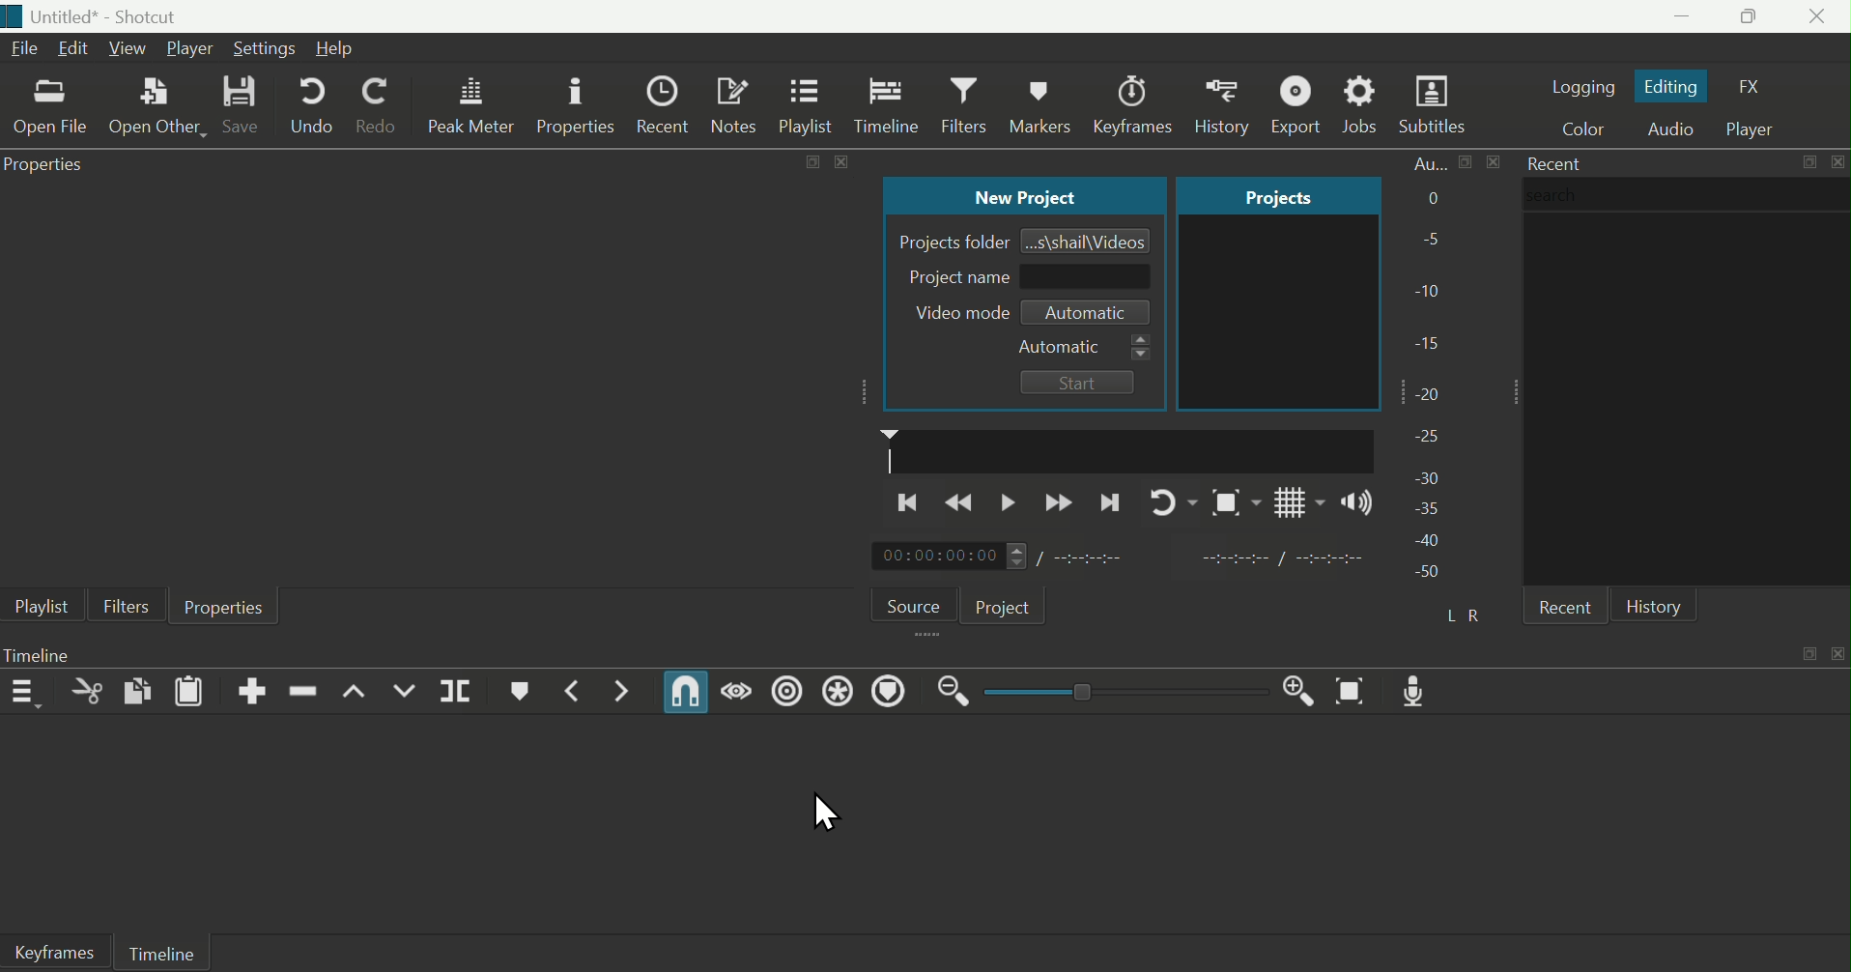  Describe the element at coordinates (1082, 348) in the screenshot. I see `Automatic` at that location.